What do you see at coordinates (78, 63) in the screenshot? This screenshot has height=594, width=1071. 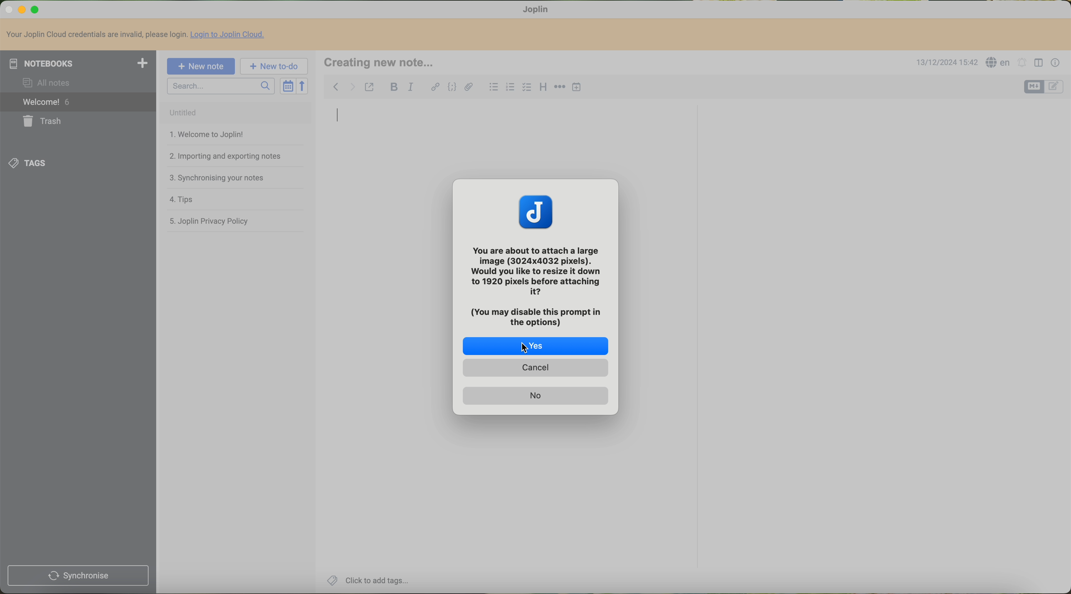 I see `notebooks` at bounding box center [78, 63].